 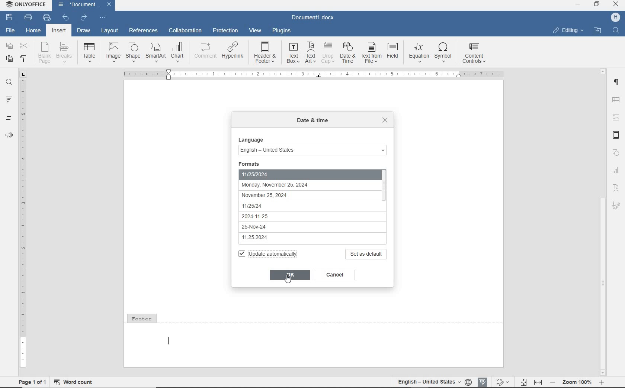 What do you see at coordinates (269, 254) in the screenshot?
I see `update automatically` at bounding box center [269, 254].